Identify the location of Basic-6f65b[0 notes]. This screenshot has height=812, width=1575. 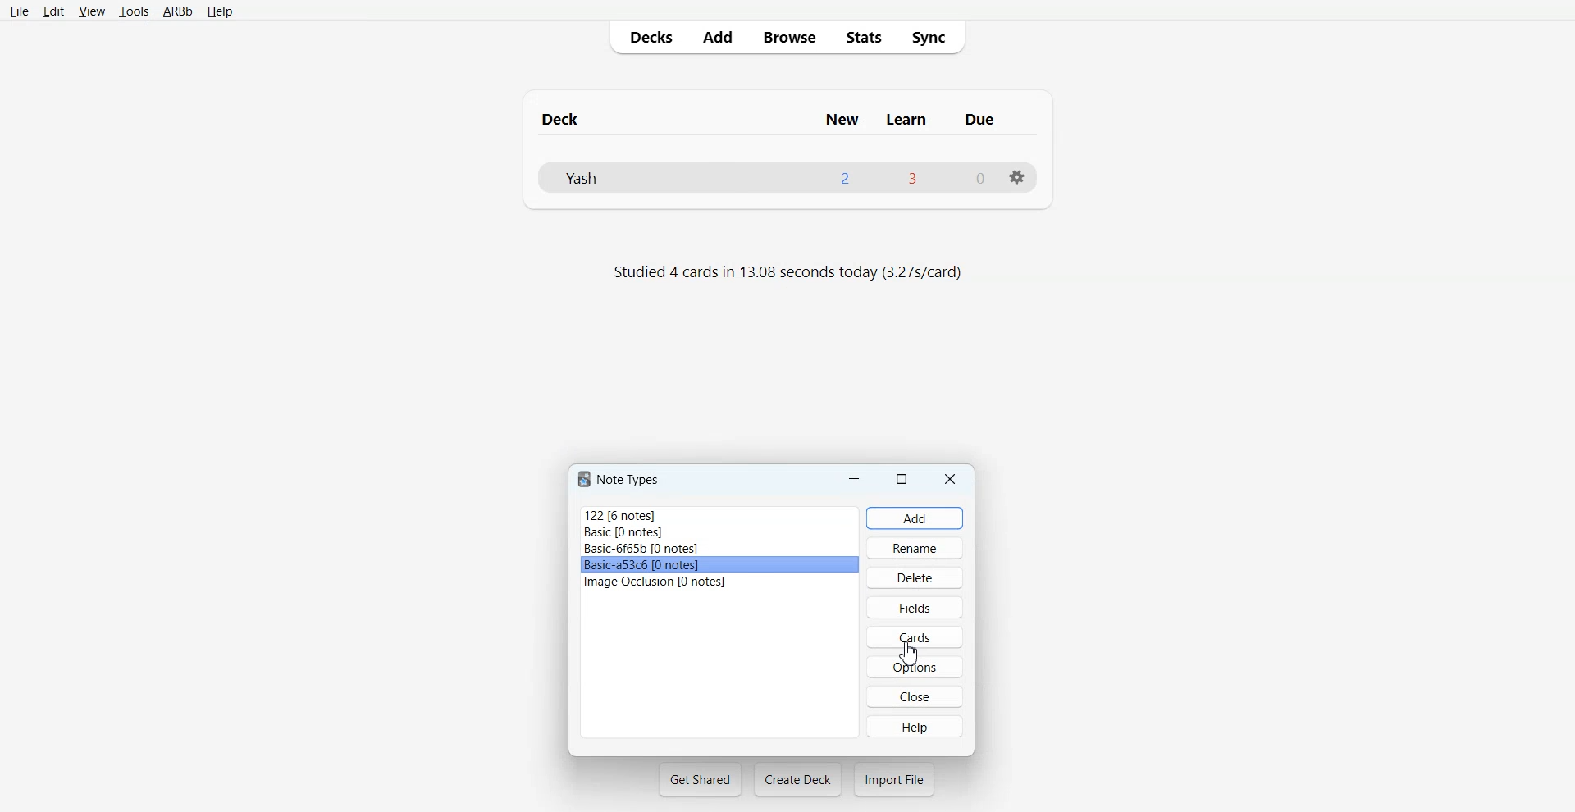
(720, 549).